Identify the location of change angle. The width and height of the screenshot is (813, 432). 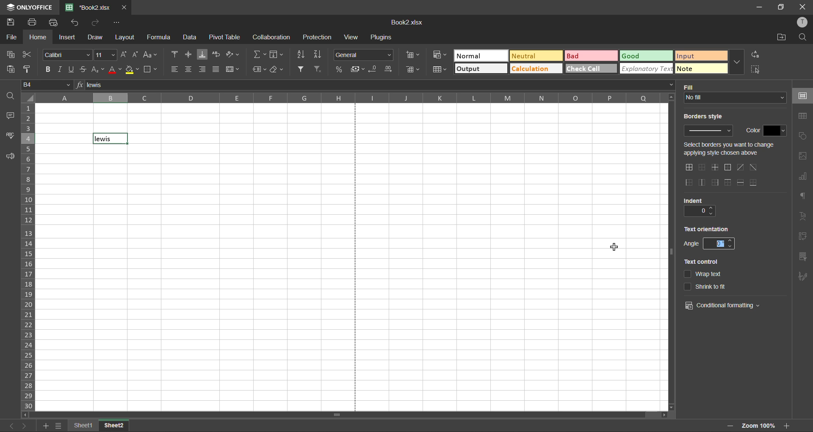
(714, 243).